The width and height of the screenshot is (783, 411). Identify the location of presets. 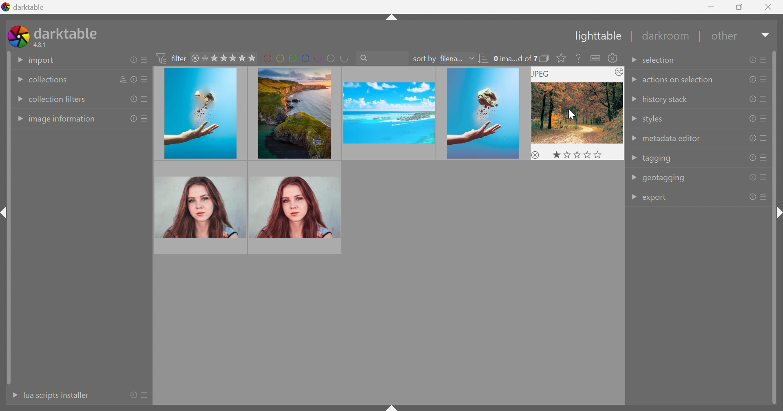
(143, 100).